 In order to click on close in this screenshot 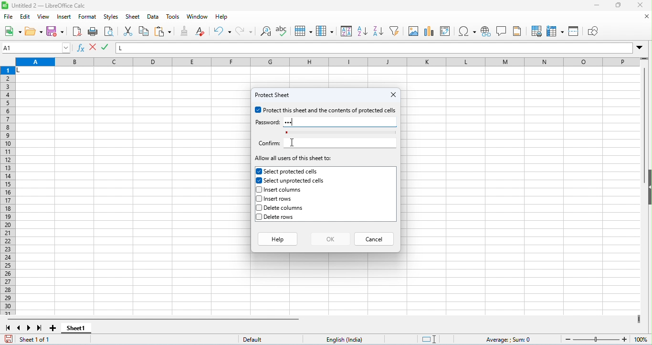, I will do `click(639, 5)`.